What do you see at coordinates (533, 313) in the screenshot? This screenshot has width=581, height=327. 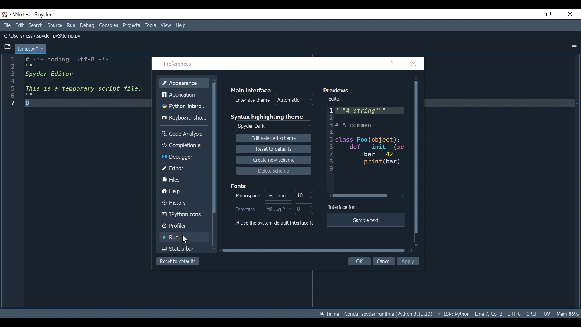 I see `File EQL Status` at bounding box center [533, 313].